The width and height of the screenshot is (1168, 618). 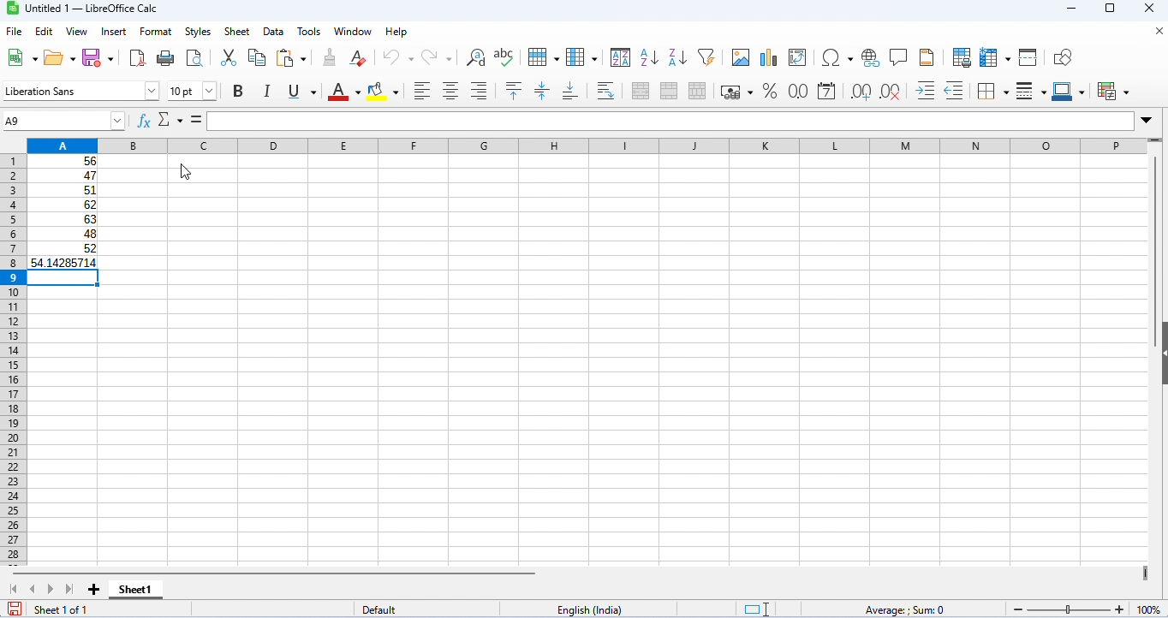 What do you see at coordinates (156, 33) in the screenshot?
I see `format` at bounding box center [156, 33].